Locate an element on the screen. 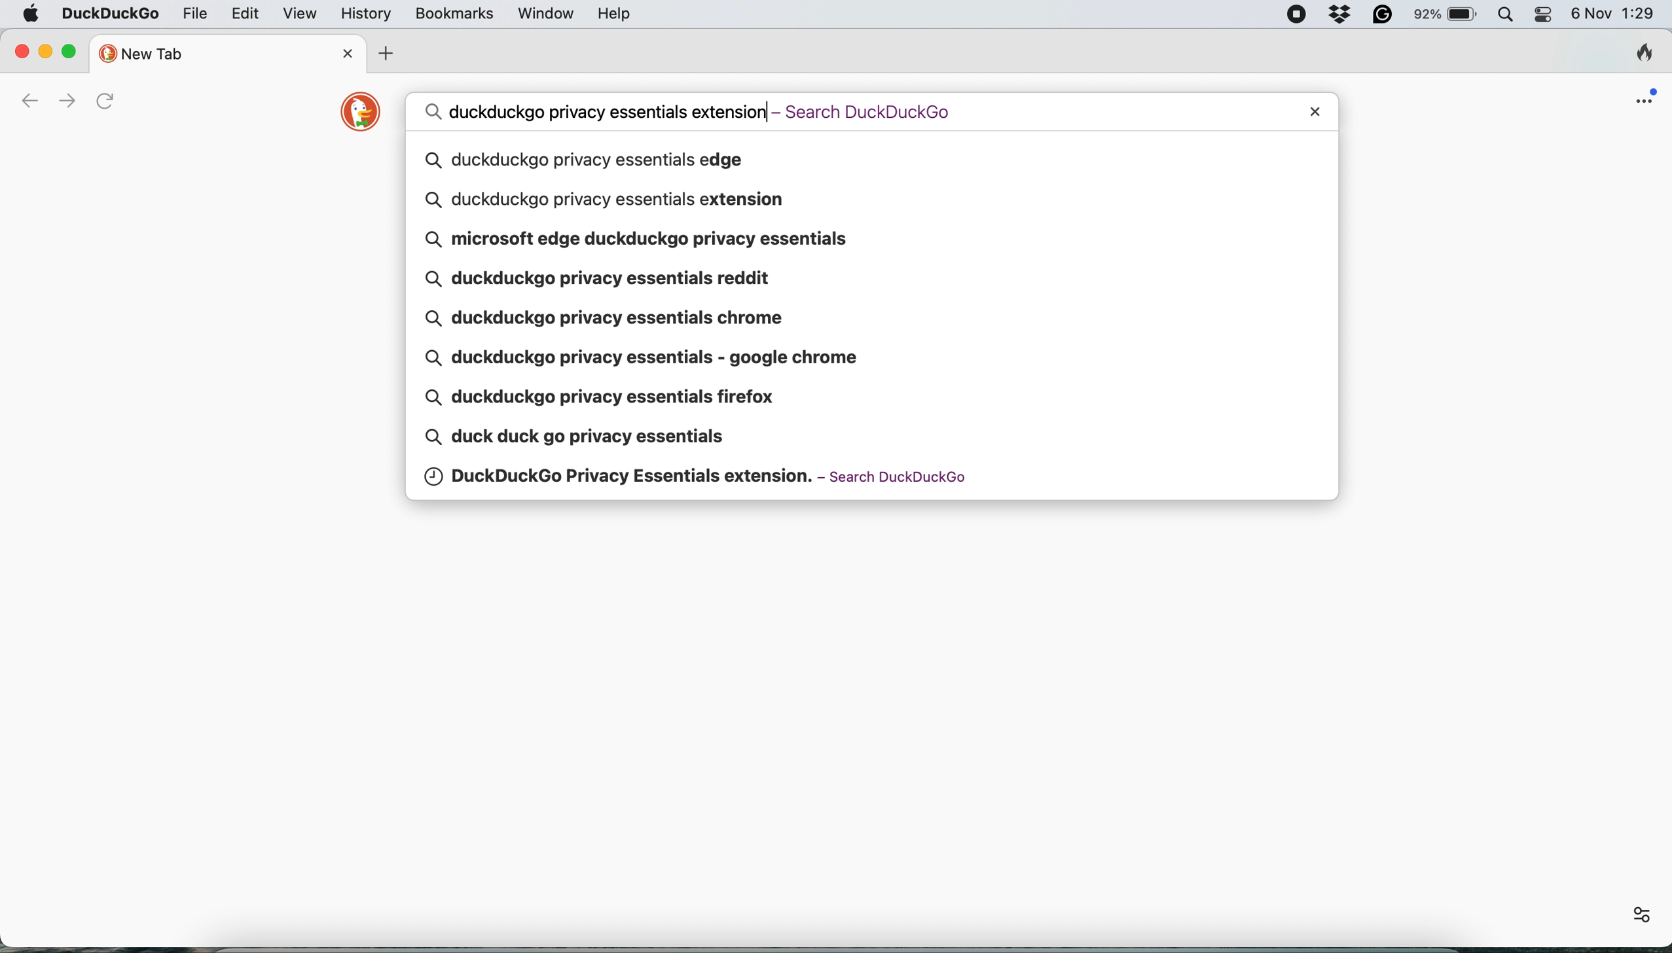 This screenshot has height=953, width=1672. refresh is located at coordinates (120, 104).